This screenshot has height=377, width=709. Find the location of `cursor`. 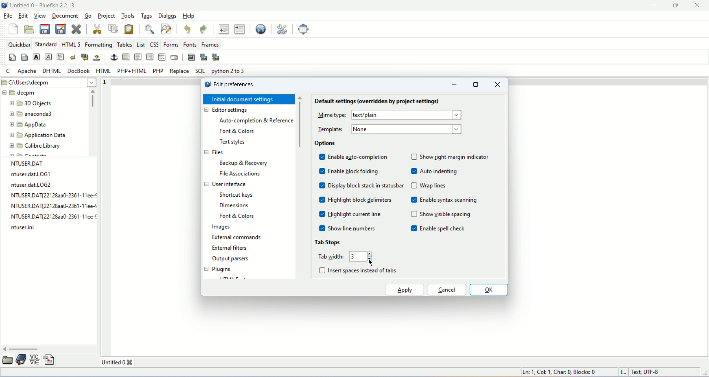

cursor is located at coordinates (370, 260).